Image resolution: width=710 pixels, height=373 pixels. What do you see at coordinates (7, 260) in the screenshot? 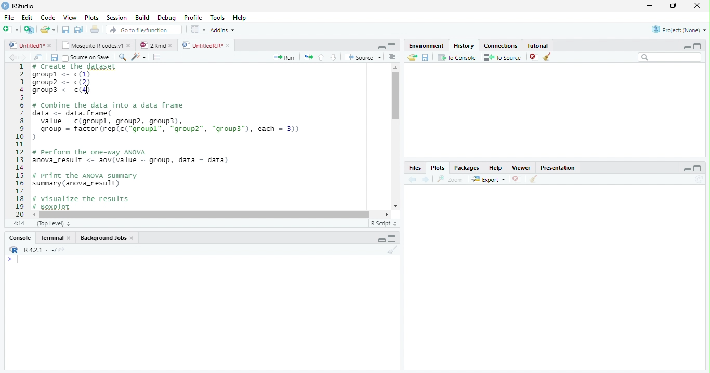
I see `>` at bounding box center [7, 260].